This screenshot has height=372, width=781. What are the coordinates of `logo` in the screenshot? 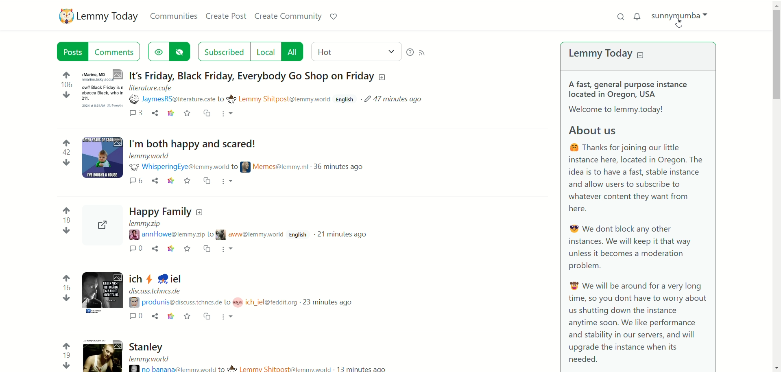 It's located at (64, 17).